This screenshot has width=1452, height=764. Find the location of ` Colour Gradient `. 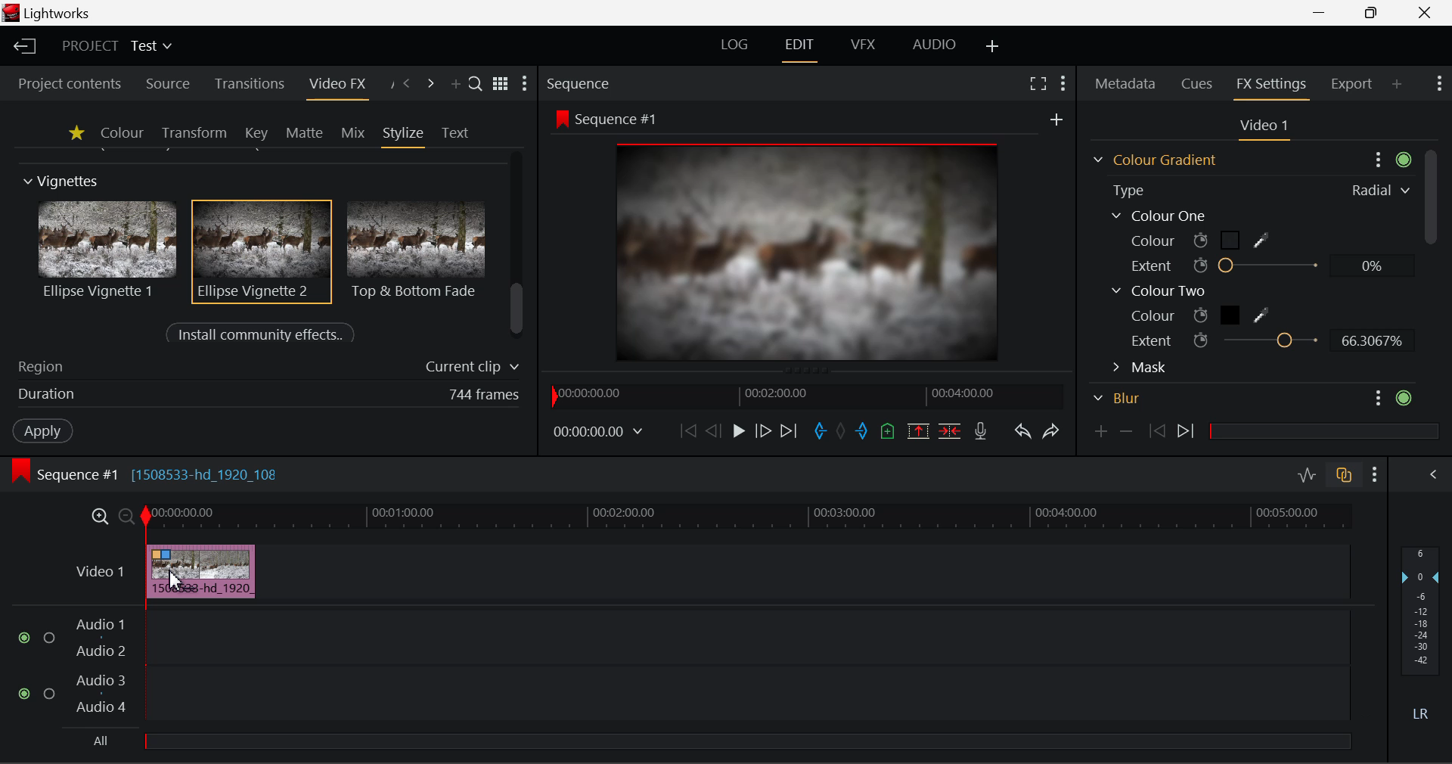

 Colour Gradient  is located at coordinates (1246, 159).